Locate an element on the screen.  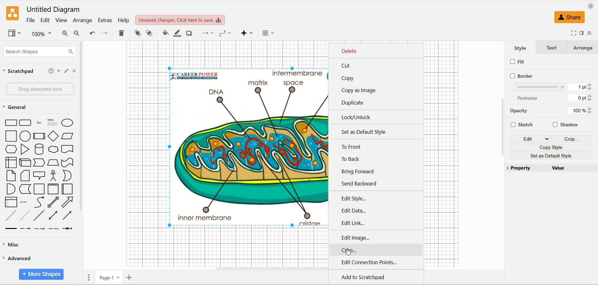
Ellipse is located at coordinates (68, 123).